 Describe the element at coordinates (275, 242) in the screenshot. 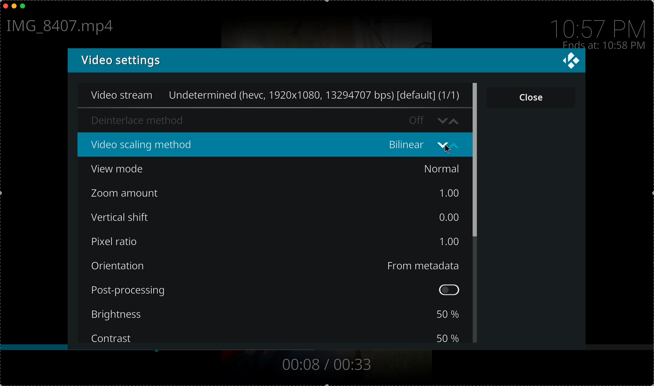

I see `pixel ratio 1.00` at that location.